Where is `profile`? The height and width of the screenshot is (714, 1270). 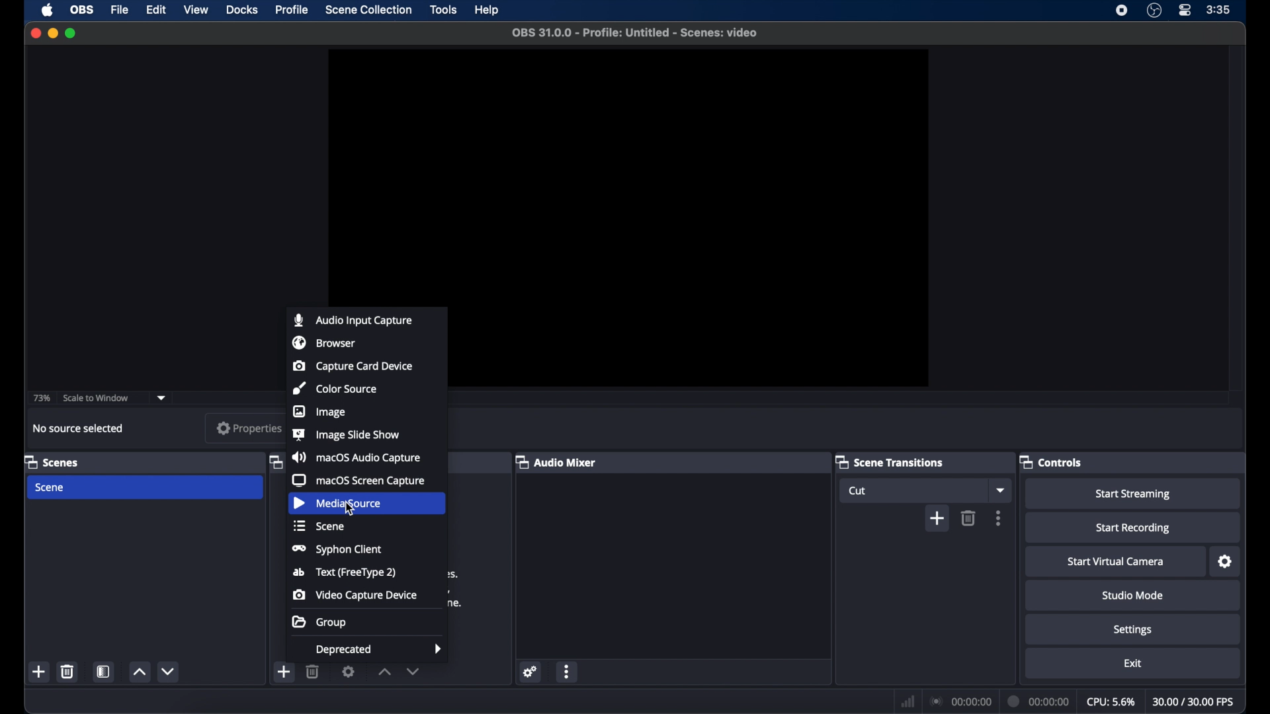
profile is located at coordinates (293, 10).